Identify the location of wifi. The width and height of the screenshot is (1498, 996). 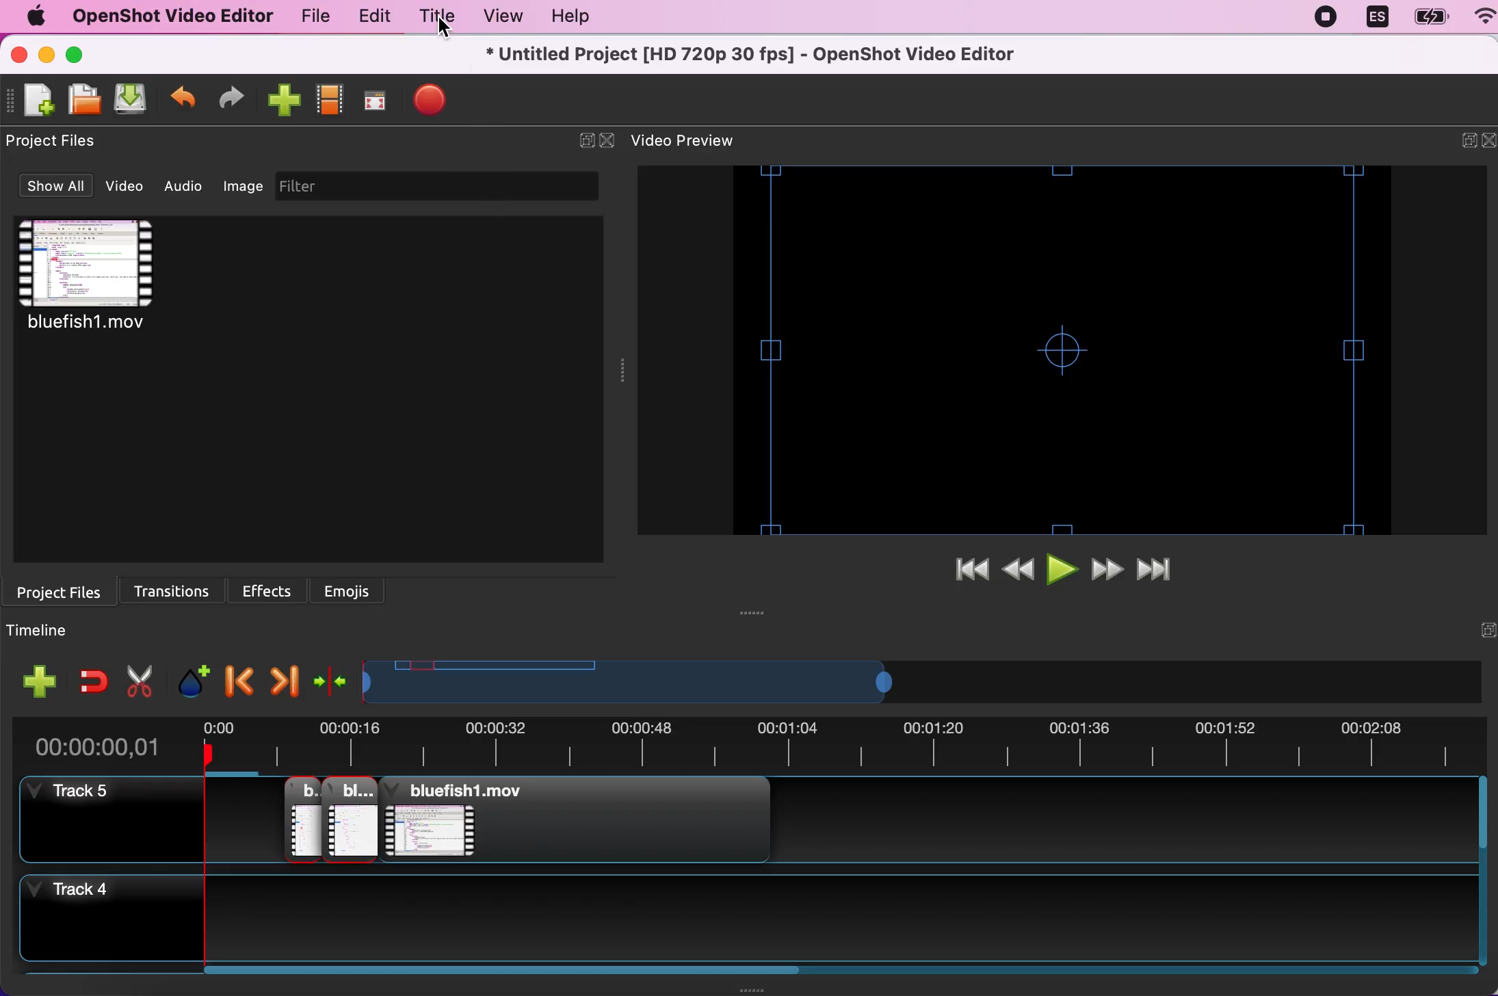
(1478, 18).